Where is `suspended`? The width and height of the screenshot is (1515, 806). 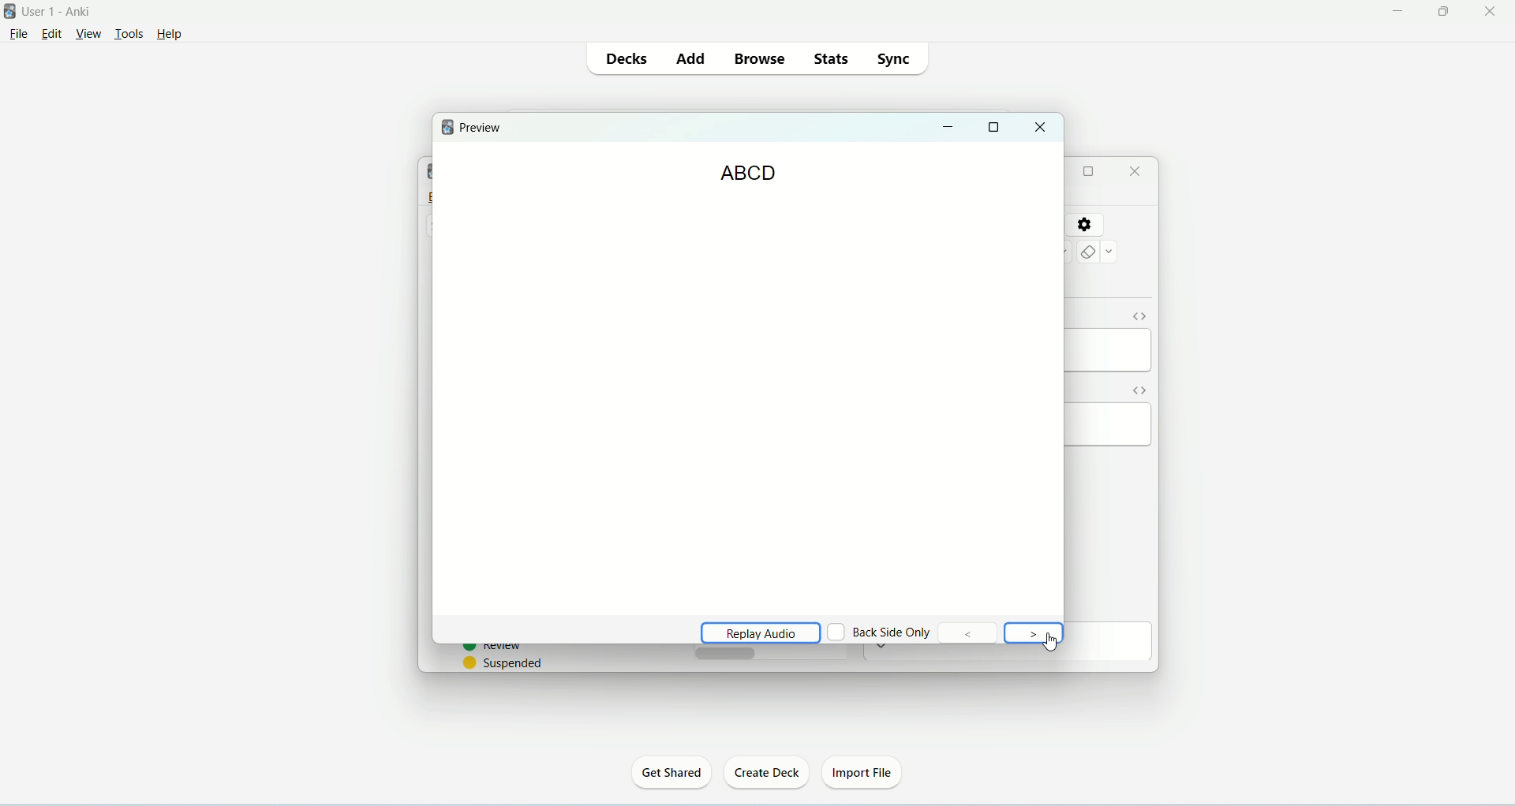 suspended is located at coordinates (504, 662).